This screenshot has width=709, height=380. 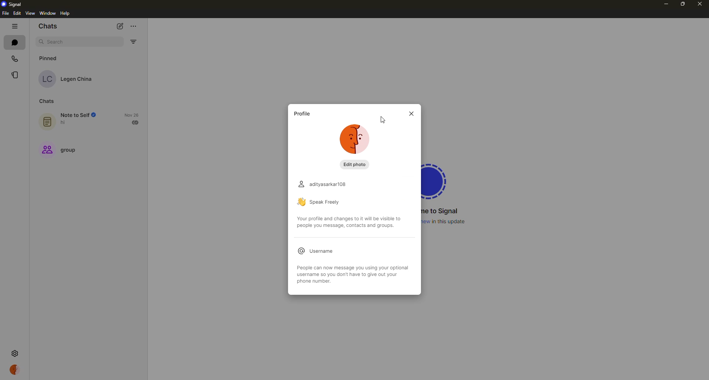 What do you see at coordinates (14, 4) in the screenshot?
I see `signal` at bounding box center [14, 4].